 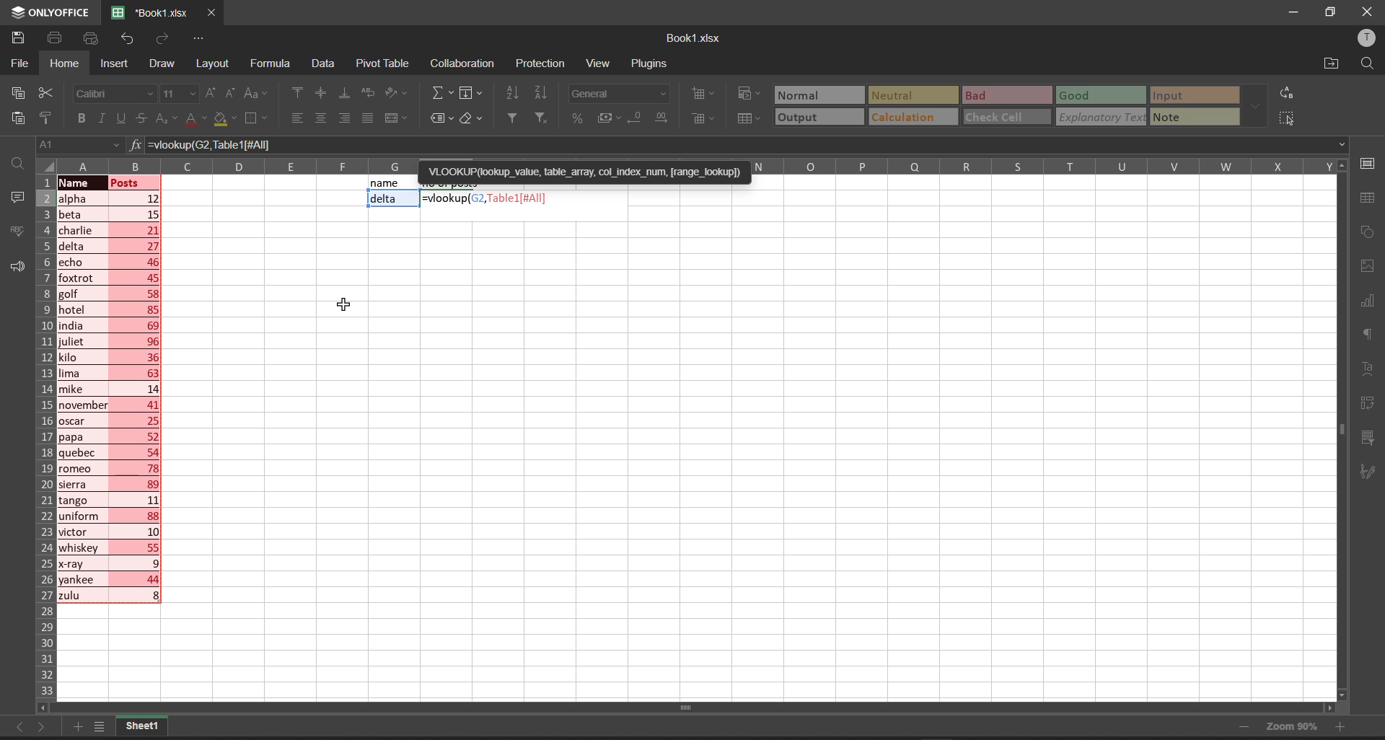 What do you see at coordinates (273, 64) in the screenshot?
I see `formula` at bounding box center [273, 64].